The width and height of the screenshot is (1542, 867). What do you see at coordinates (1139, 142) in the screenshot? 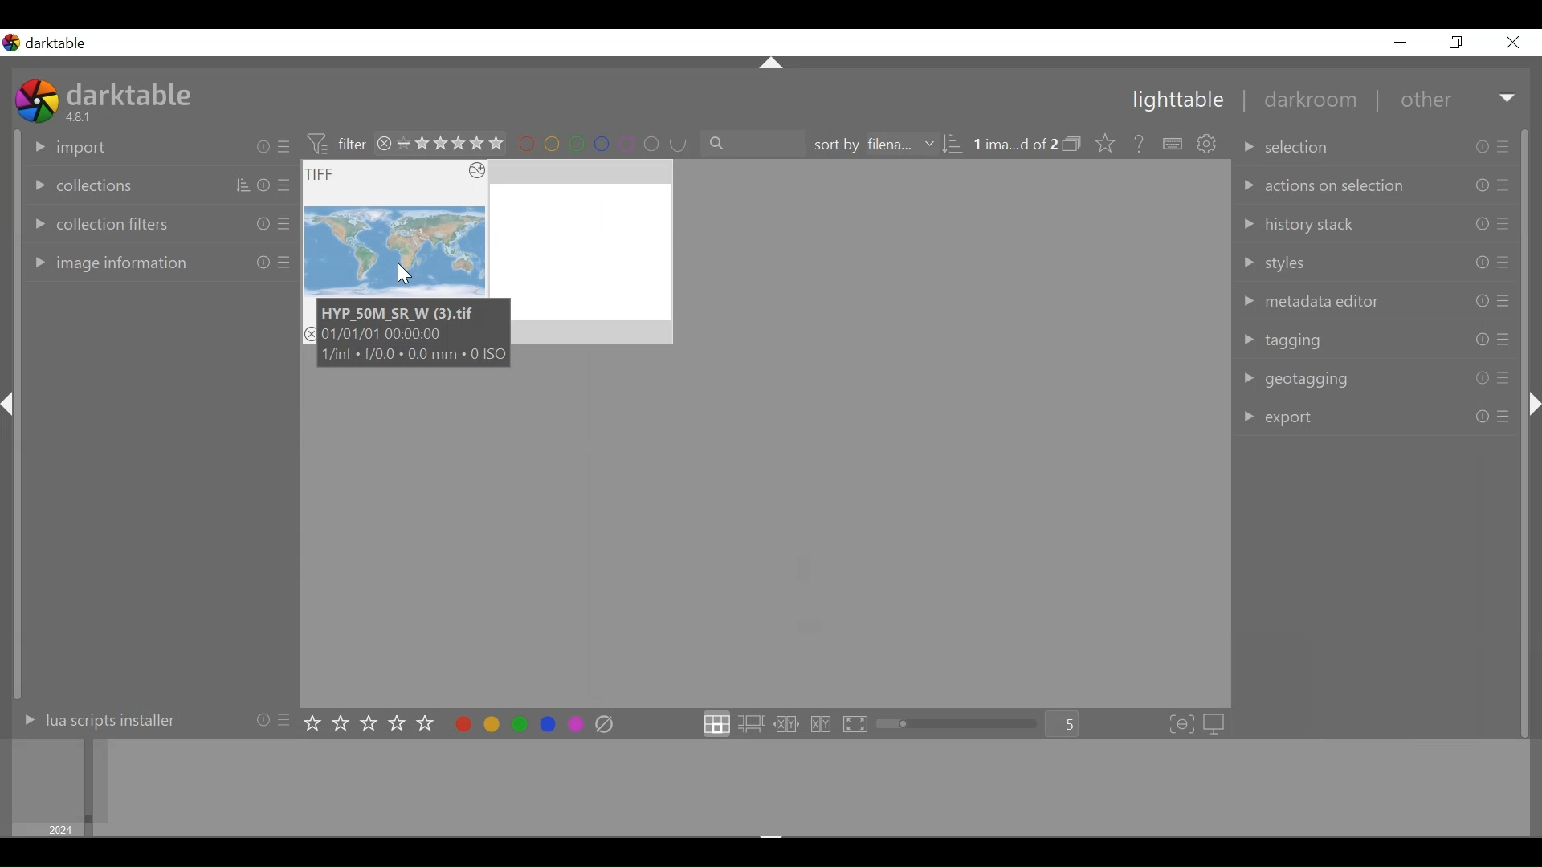
I see `Help` at bounding box center [1139, 142].